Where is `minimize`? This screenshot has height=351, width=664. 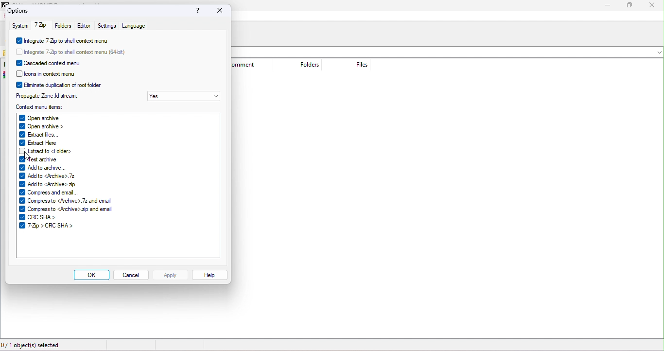
minimize is located at coordinates (608, 6).